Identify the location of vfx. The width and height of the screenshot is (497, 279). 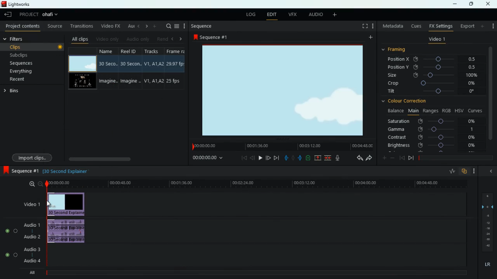
(291, 15).